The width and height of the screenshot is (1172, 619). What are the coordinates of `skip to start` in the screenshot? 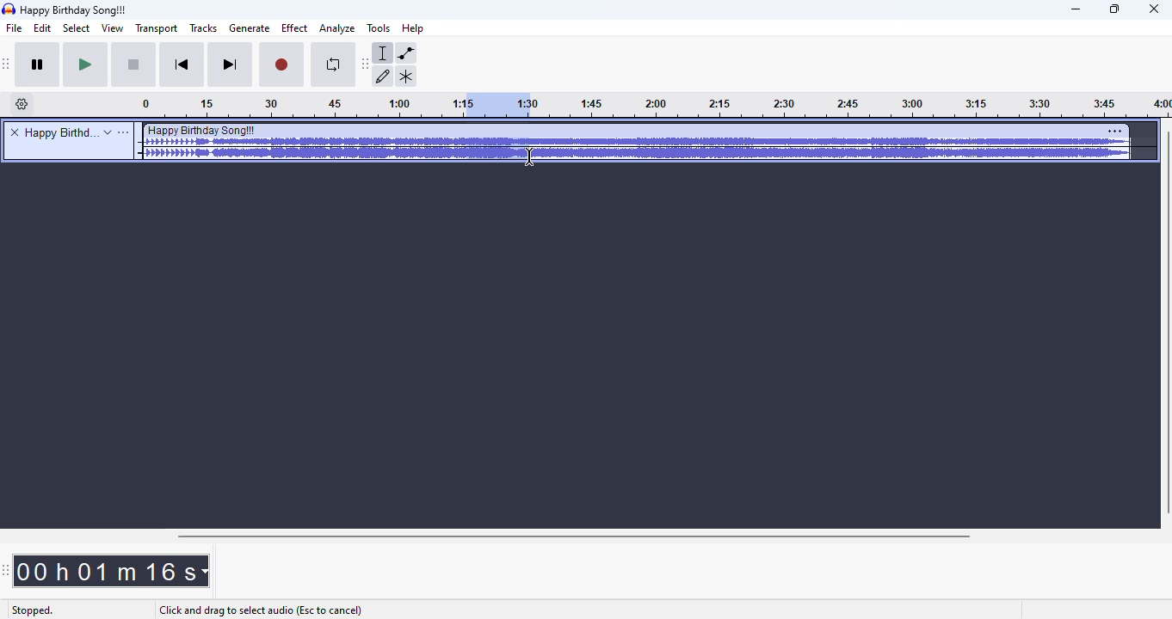 It's located at (184, 65).